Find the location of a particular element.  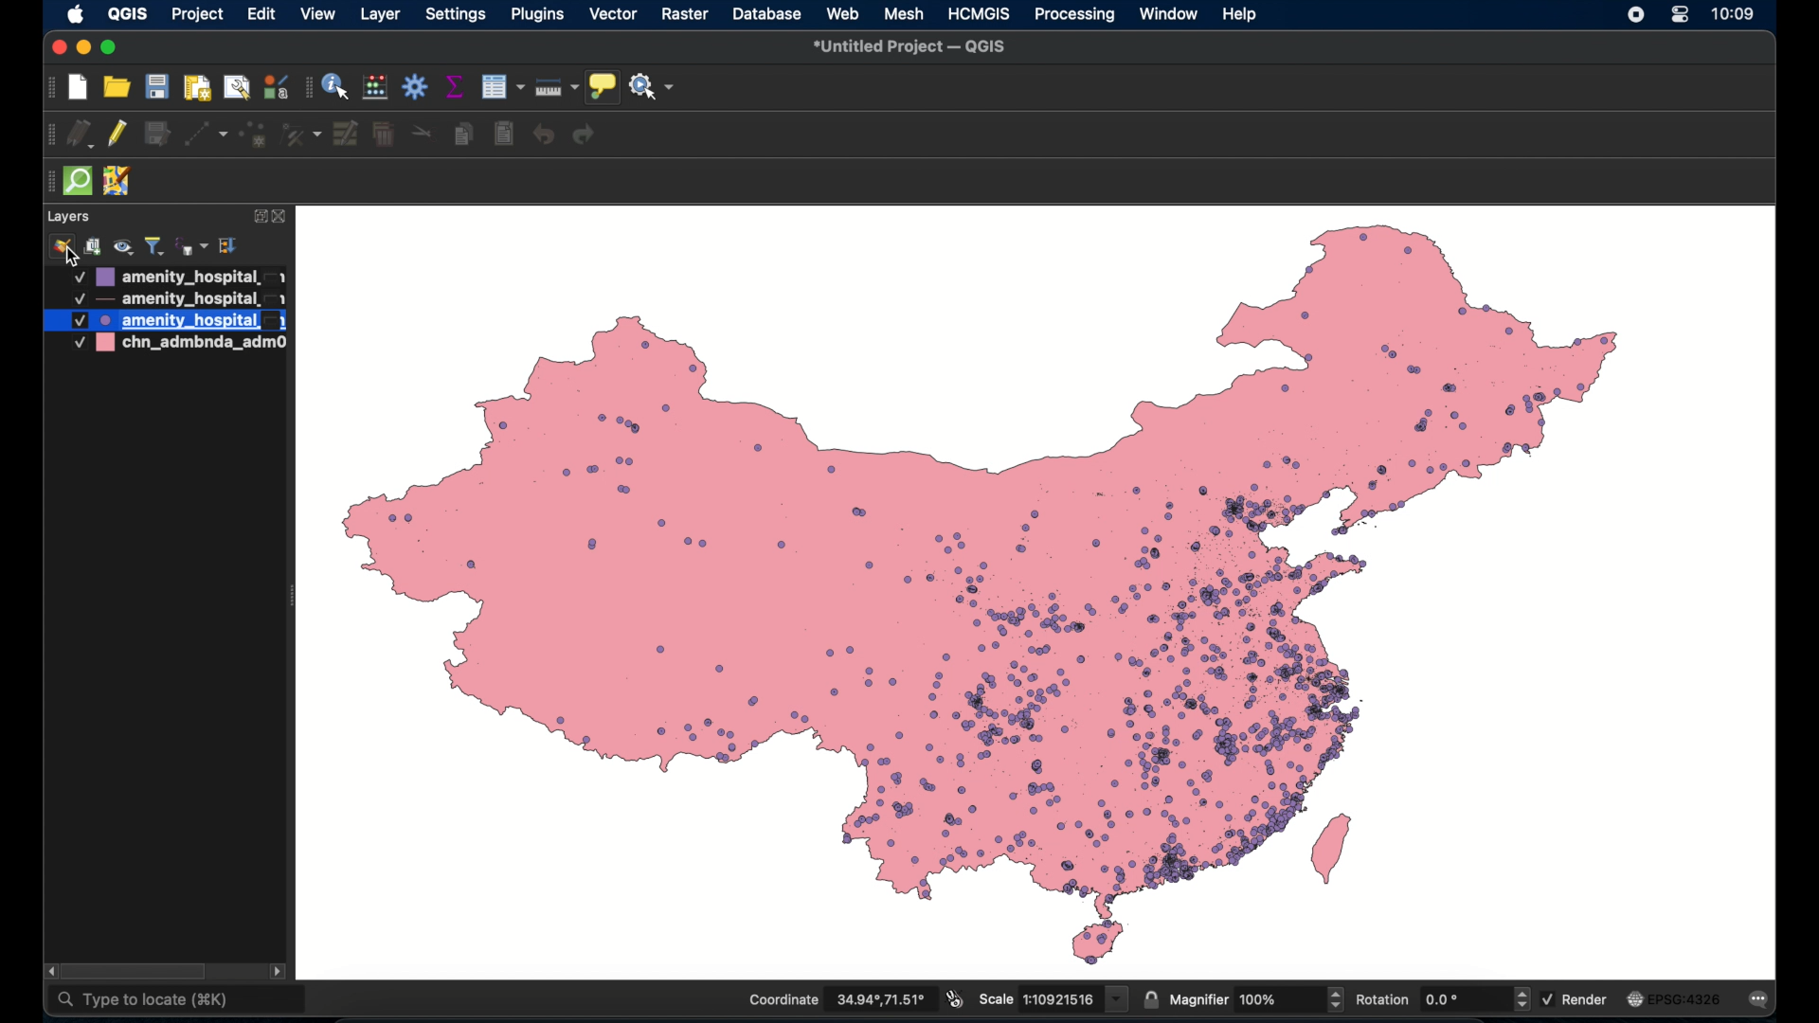

expand all is located at coordinates (230, 246).